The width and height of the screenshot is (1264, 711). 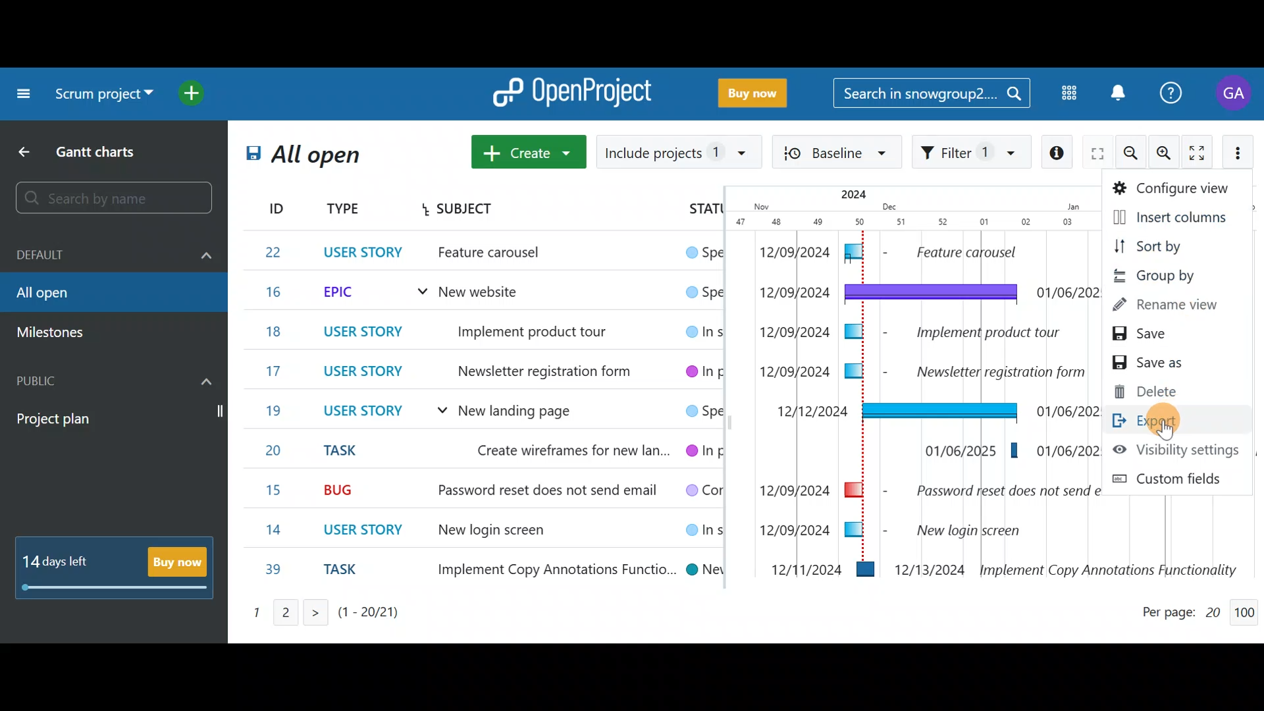 What do you see at coordinates (275, 409) in the screenshot?
I see `19` at bounding box center [275, 409].